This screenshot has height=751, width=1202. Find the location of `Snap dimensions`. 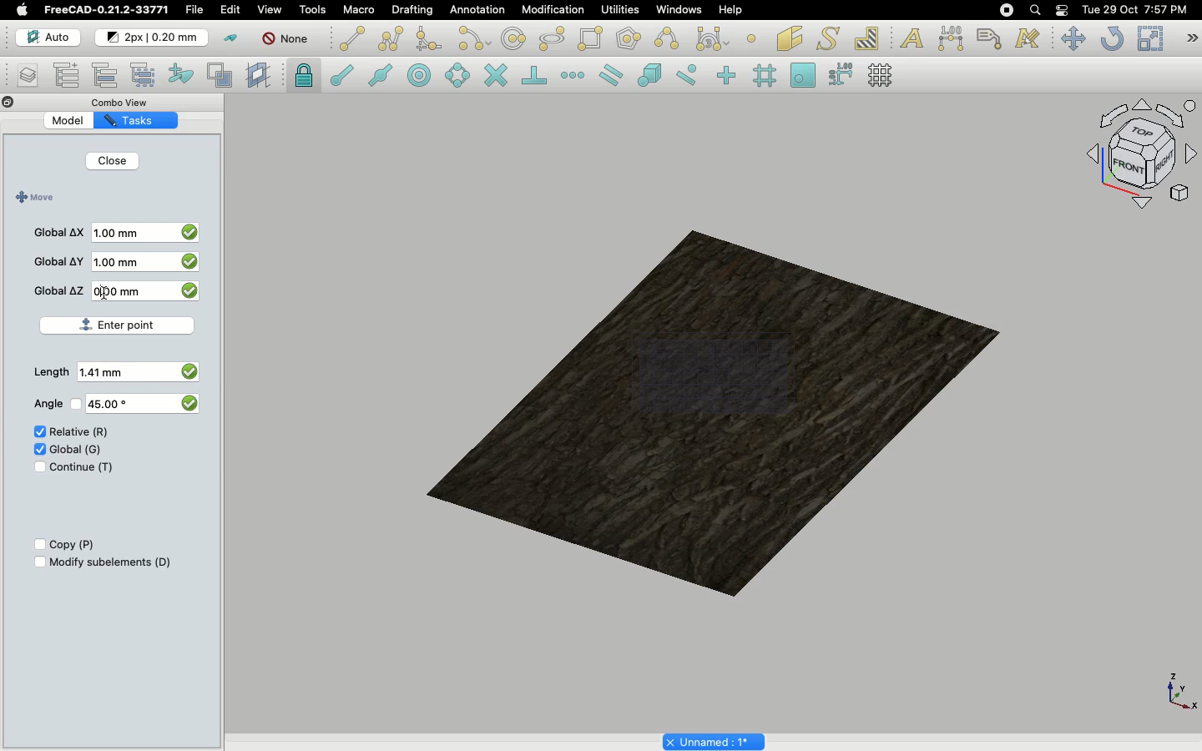

Snap dimensions is located at coordinates (841, 75).